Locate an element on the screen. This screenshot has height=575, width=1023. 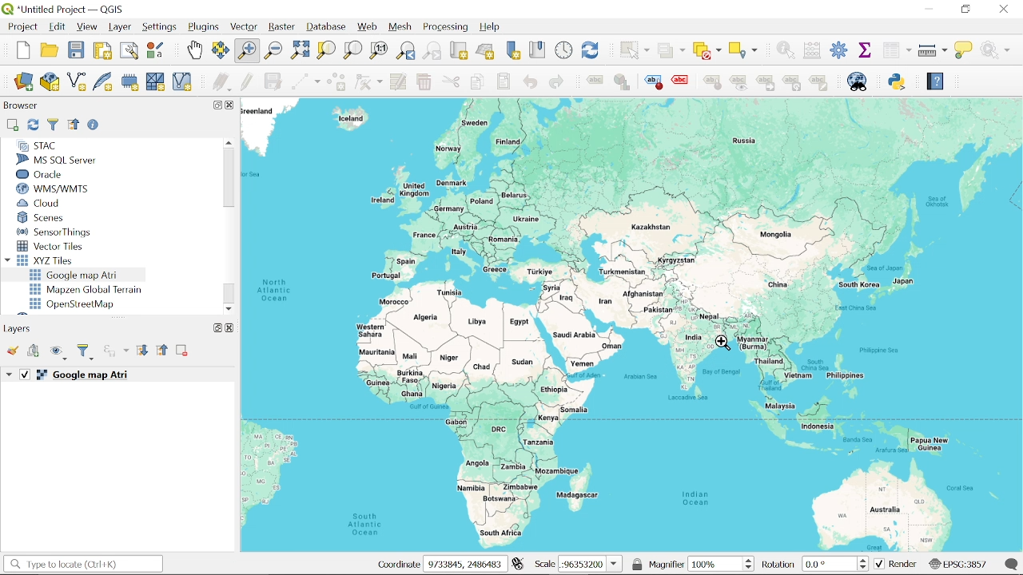
rotation is located at coordinates (779, 565).